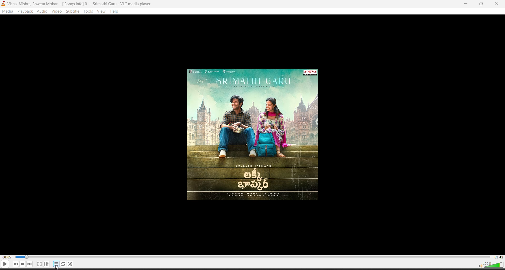  I want to click on volume, so click(490, 264).